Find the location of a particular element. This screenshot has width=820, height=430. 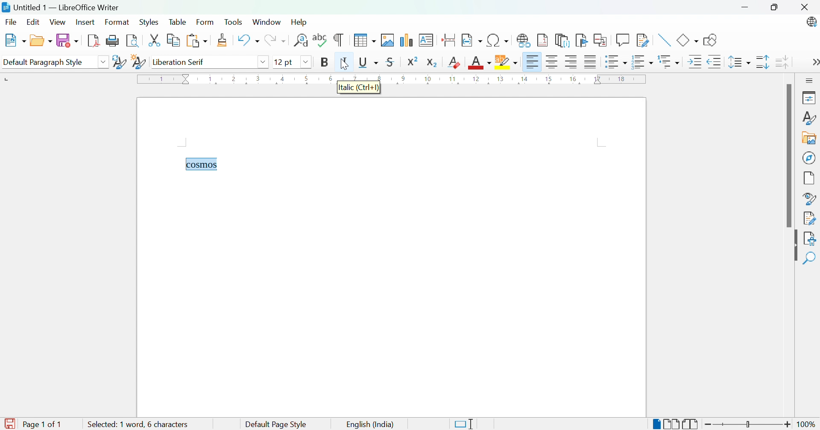

Manage changes is located at coordinates (810, 219).